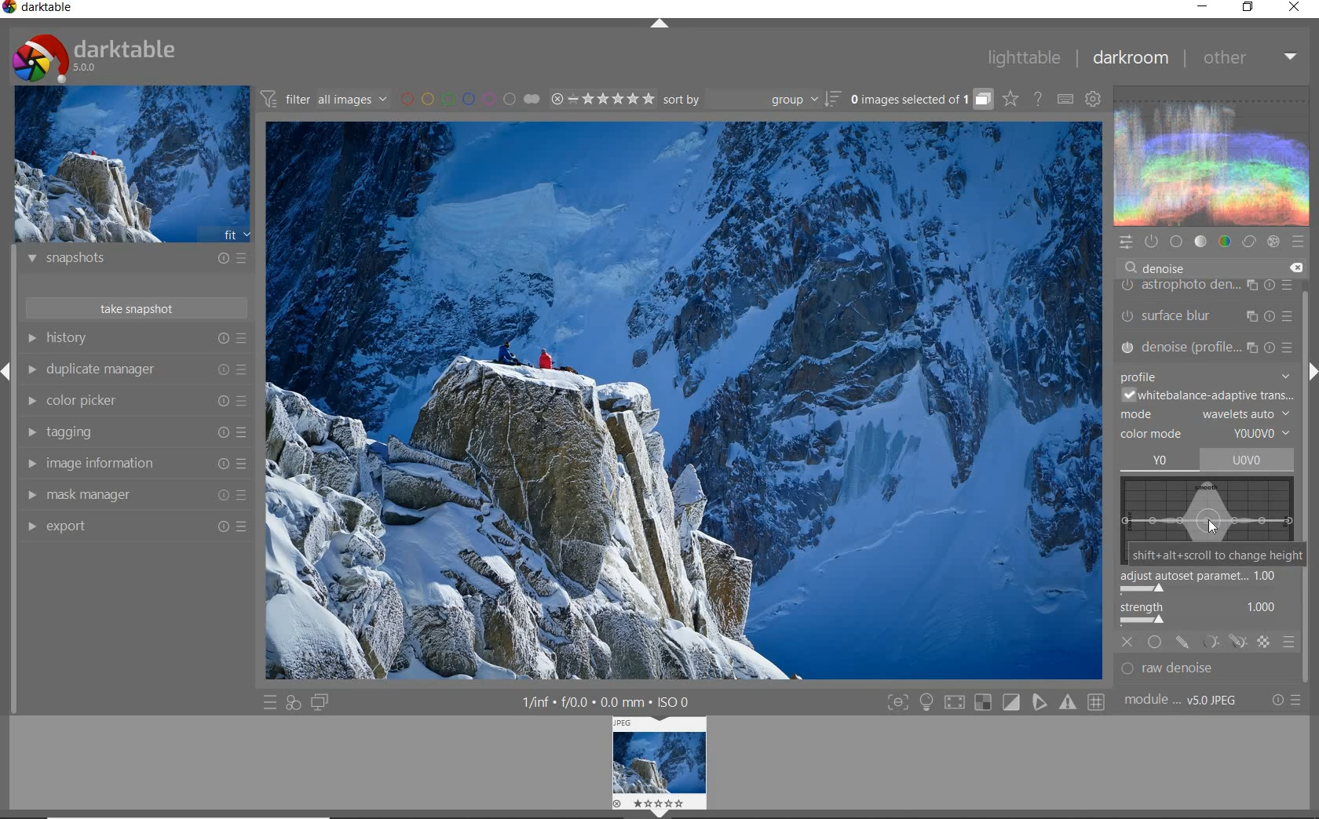  What do you see at coordinates (136, 338) in the screenshot?
I see `history` at bounding box center [136, 338].